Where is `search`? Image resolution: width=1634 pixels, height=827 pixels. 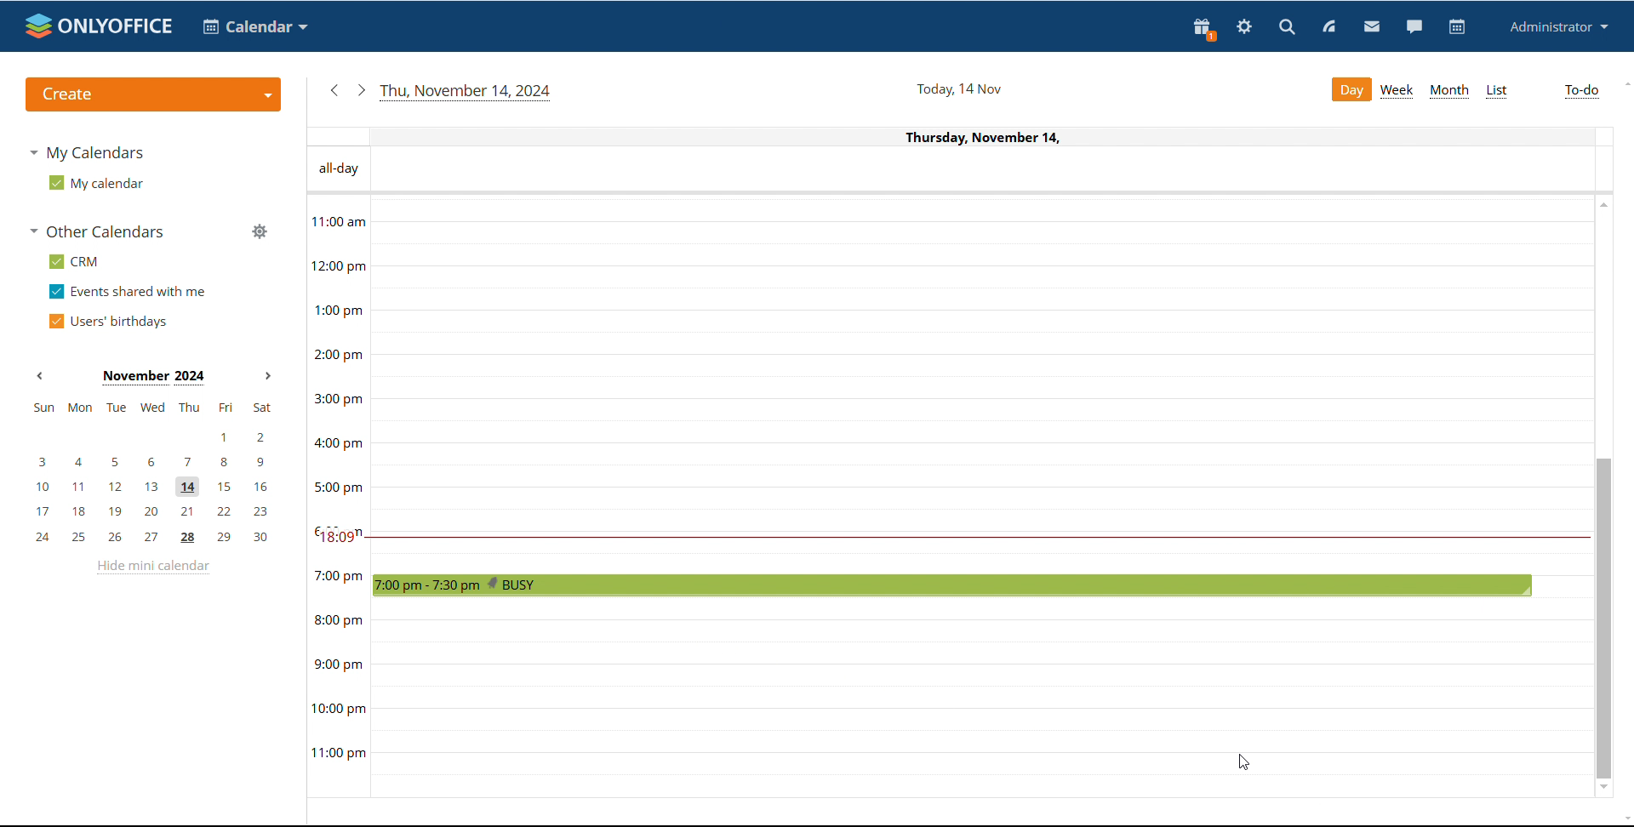
search is located at coordinates (1288, 28).